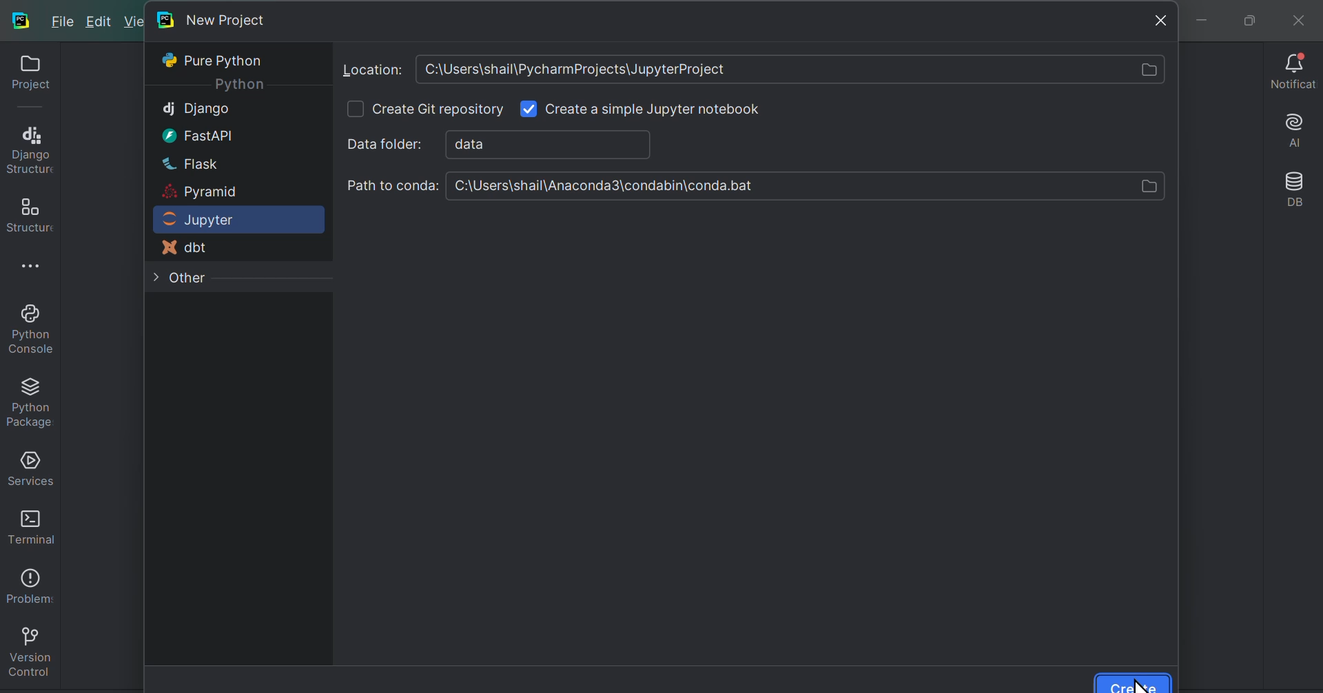 This screenshot has width=1323, height=693. Describe the element at coordinates (28, 211) in the screenshot. I see `Structures` at that location.